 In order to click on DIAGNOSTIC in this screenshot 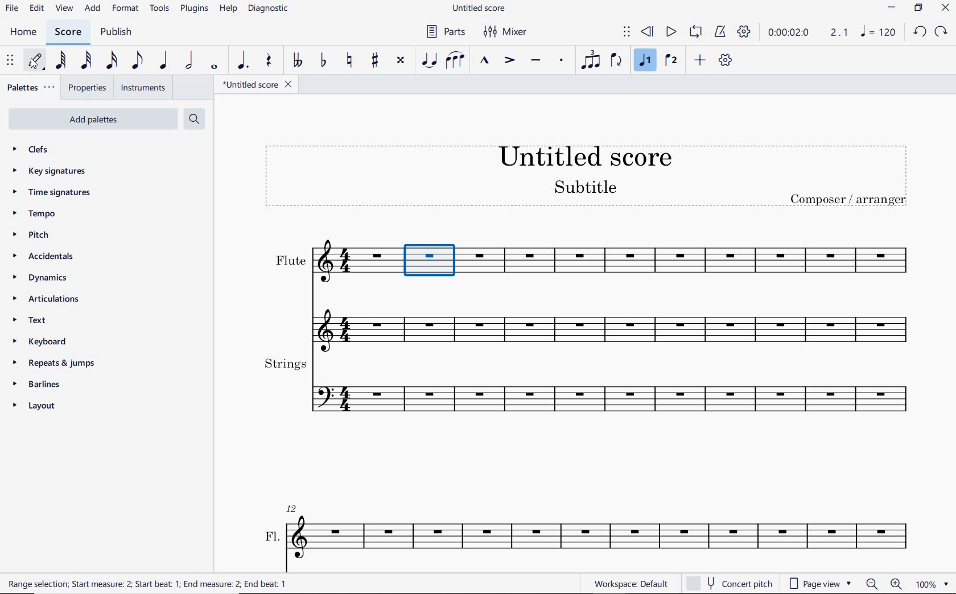, I will do `click(270, 9)`.